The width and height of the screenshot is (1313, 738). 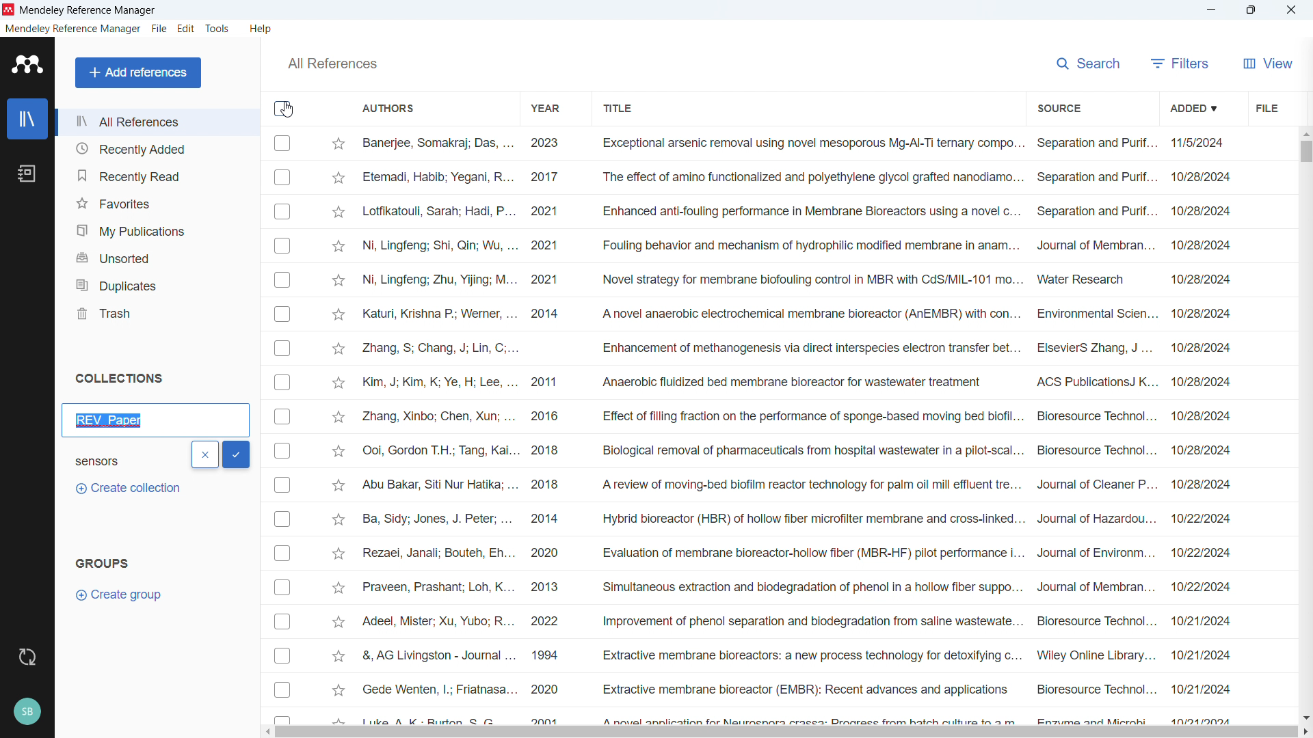 What do you see at coordinates (1266, 61) in the screenshot?
I see `view ` at bounding box center [1266, 61].